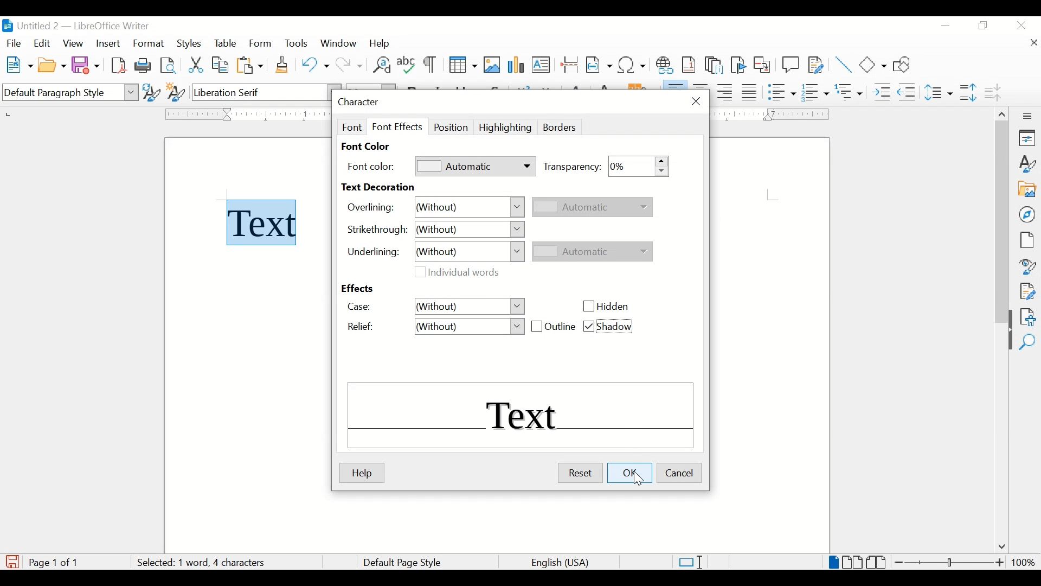  I want to click on print, so click(143, 65).